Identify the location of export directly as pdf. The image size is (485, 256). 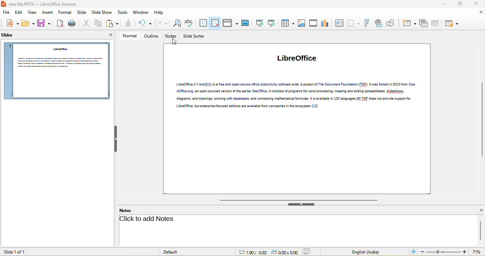
(59, 23).